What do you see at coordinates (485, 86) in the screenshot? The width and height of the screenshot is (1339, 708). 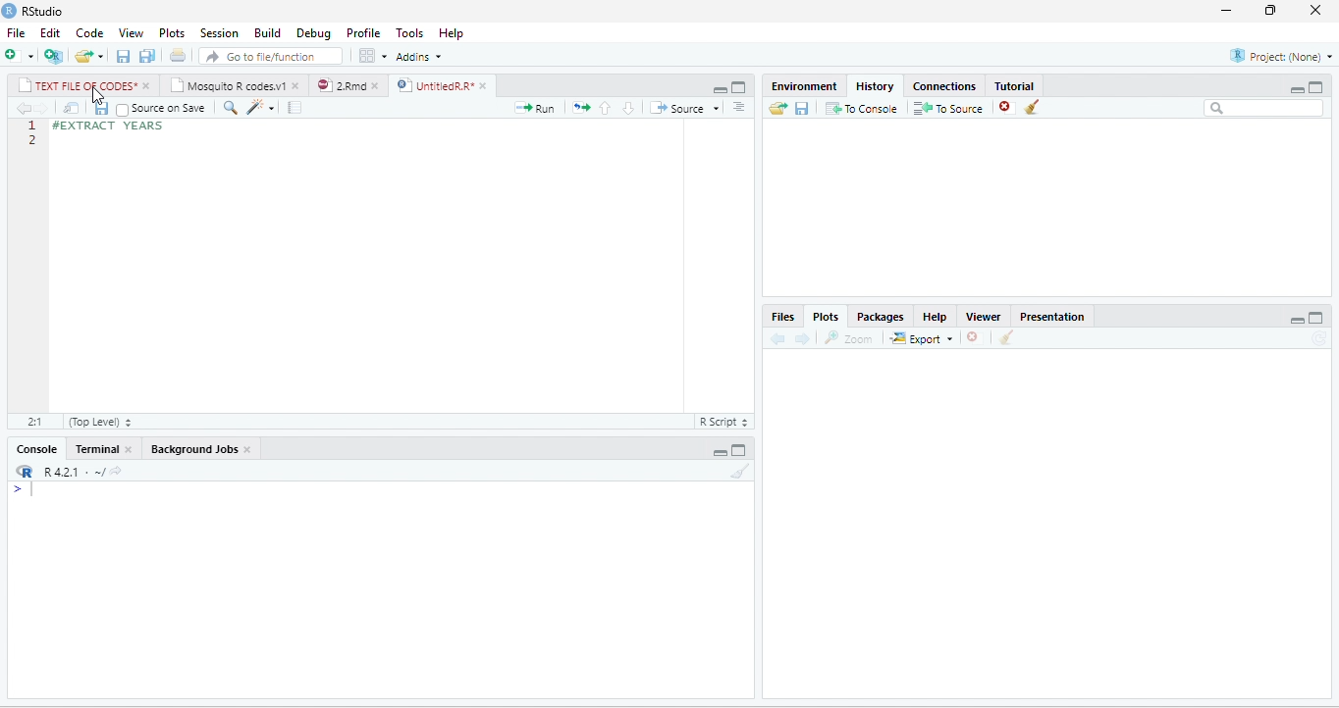 I see `close` at bounding box center [485, 86].